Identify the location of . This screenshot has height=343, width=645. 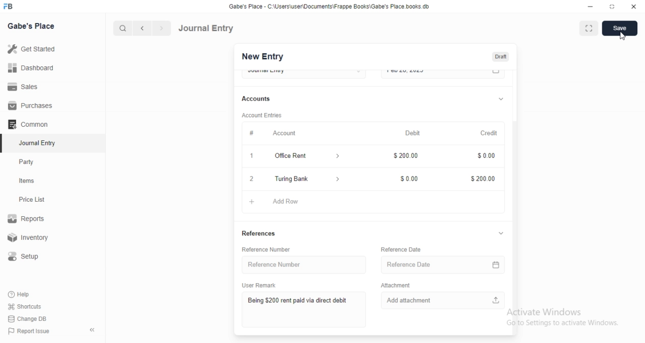
(252, 133).